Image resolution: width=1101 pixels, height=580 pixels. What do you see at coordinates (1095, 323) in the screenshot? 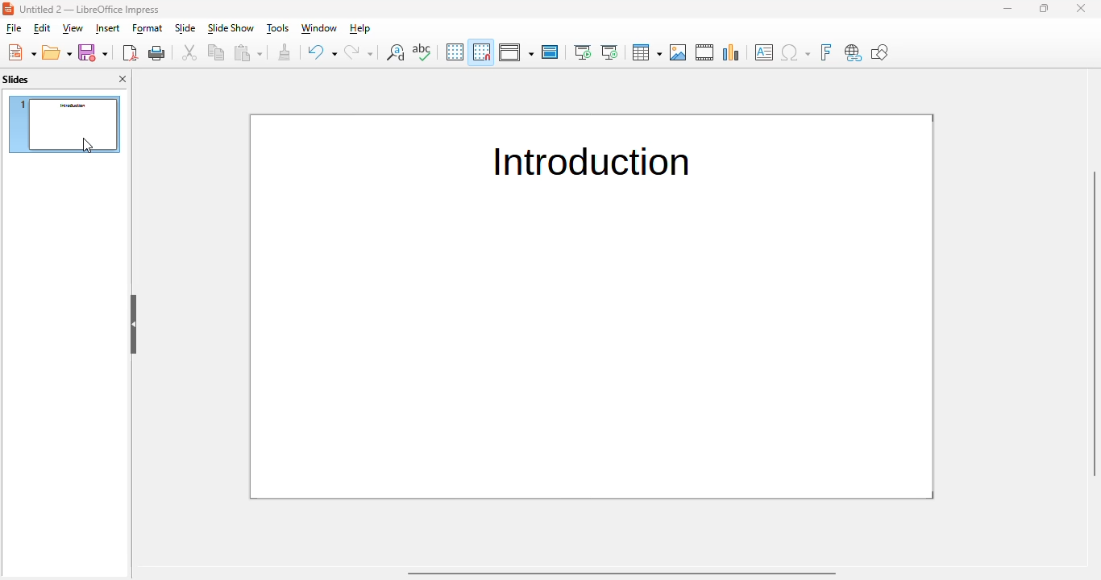
I see `vertical scroll bar` at bounding box center [1095, 323].